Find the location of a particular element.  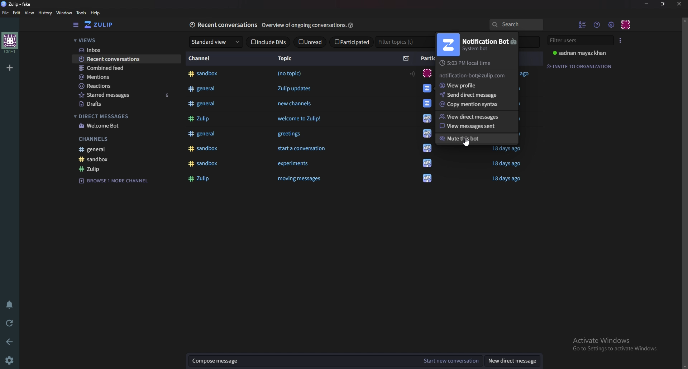

Local time is located at coordinates (468, 63).